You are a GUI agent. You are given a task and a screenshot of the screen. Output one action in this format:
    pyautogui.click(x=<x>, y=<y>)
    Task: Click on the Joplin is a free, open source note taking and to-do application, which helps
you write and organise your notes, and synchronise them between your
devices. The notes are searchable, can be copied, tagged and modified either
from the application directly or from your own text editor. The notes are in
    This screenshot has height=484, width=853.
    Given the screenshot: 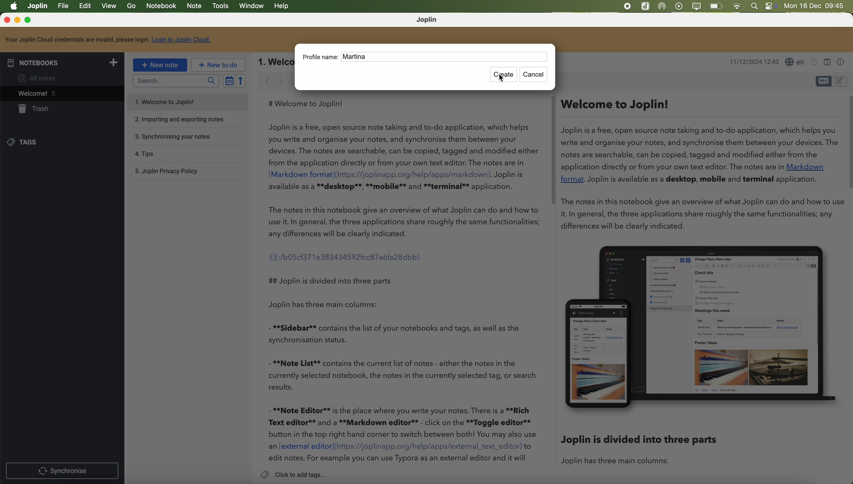 What is the action you would take?
    pyautogui.click(x=404, y=145)
    